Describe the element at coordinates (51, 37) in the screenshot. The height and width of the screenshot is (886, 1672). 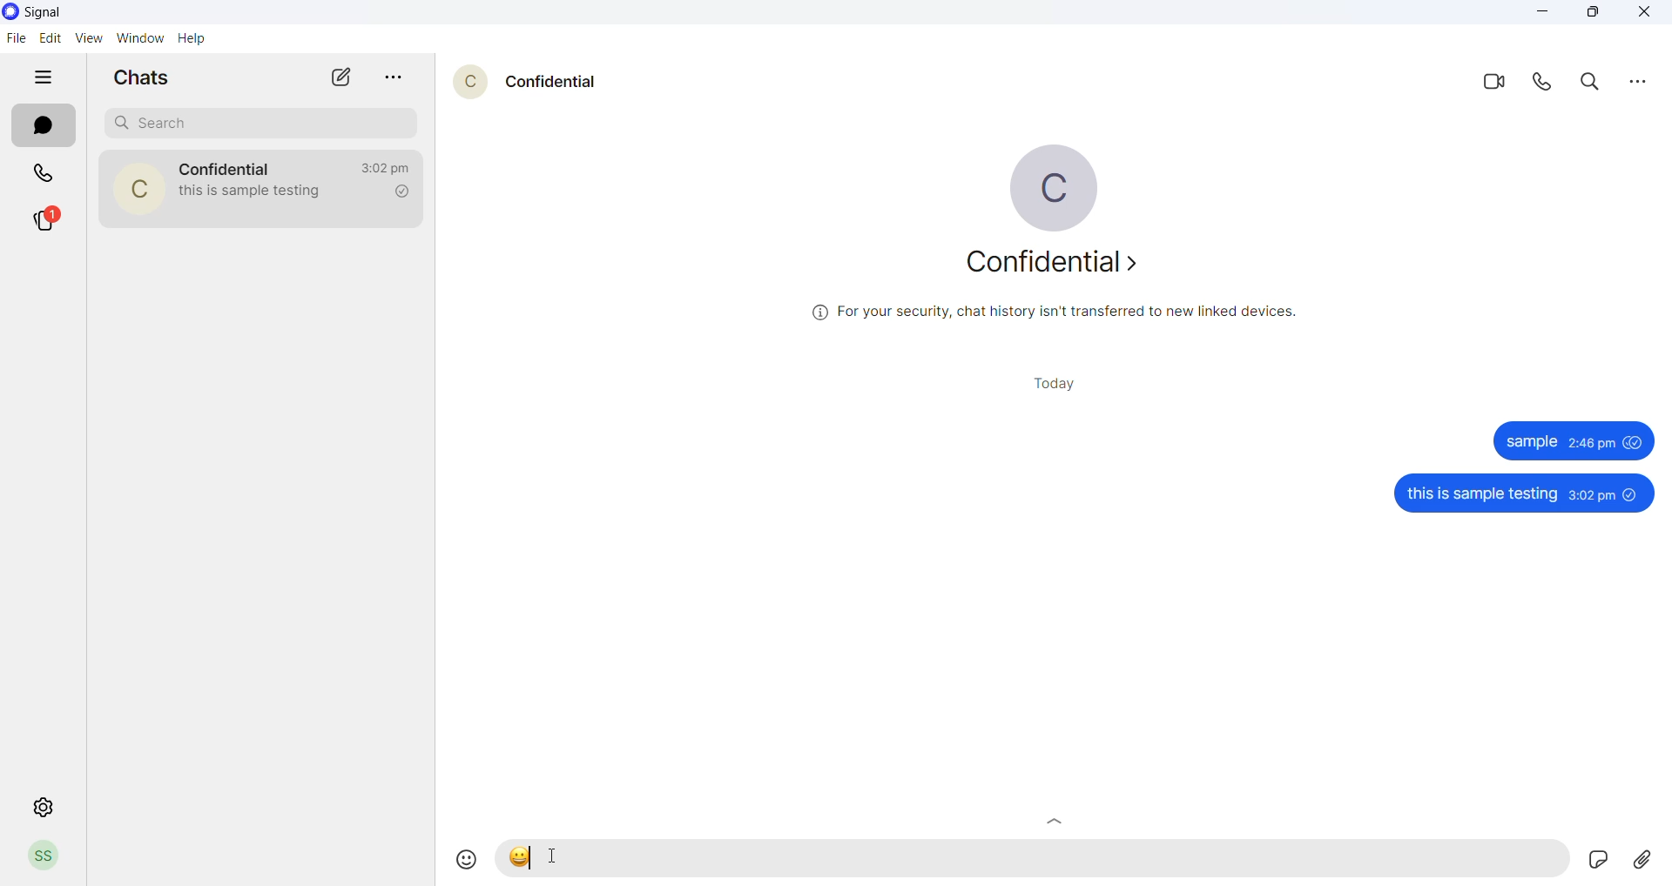
I see `edit` at that location.